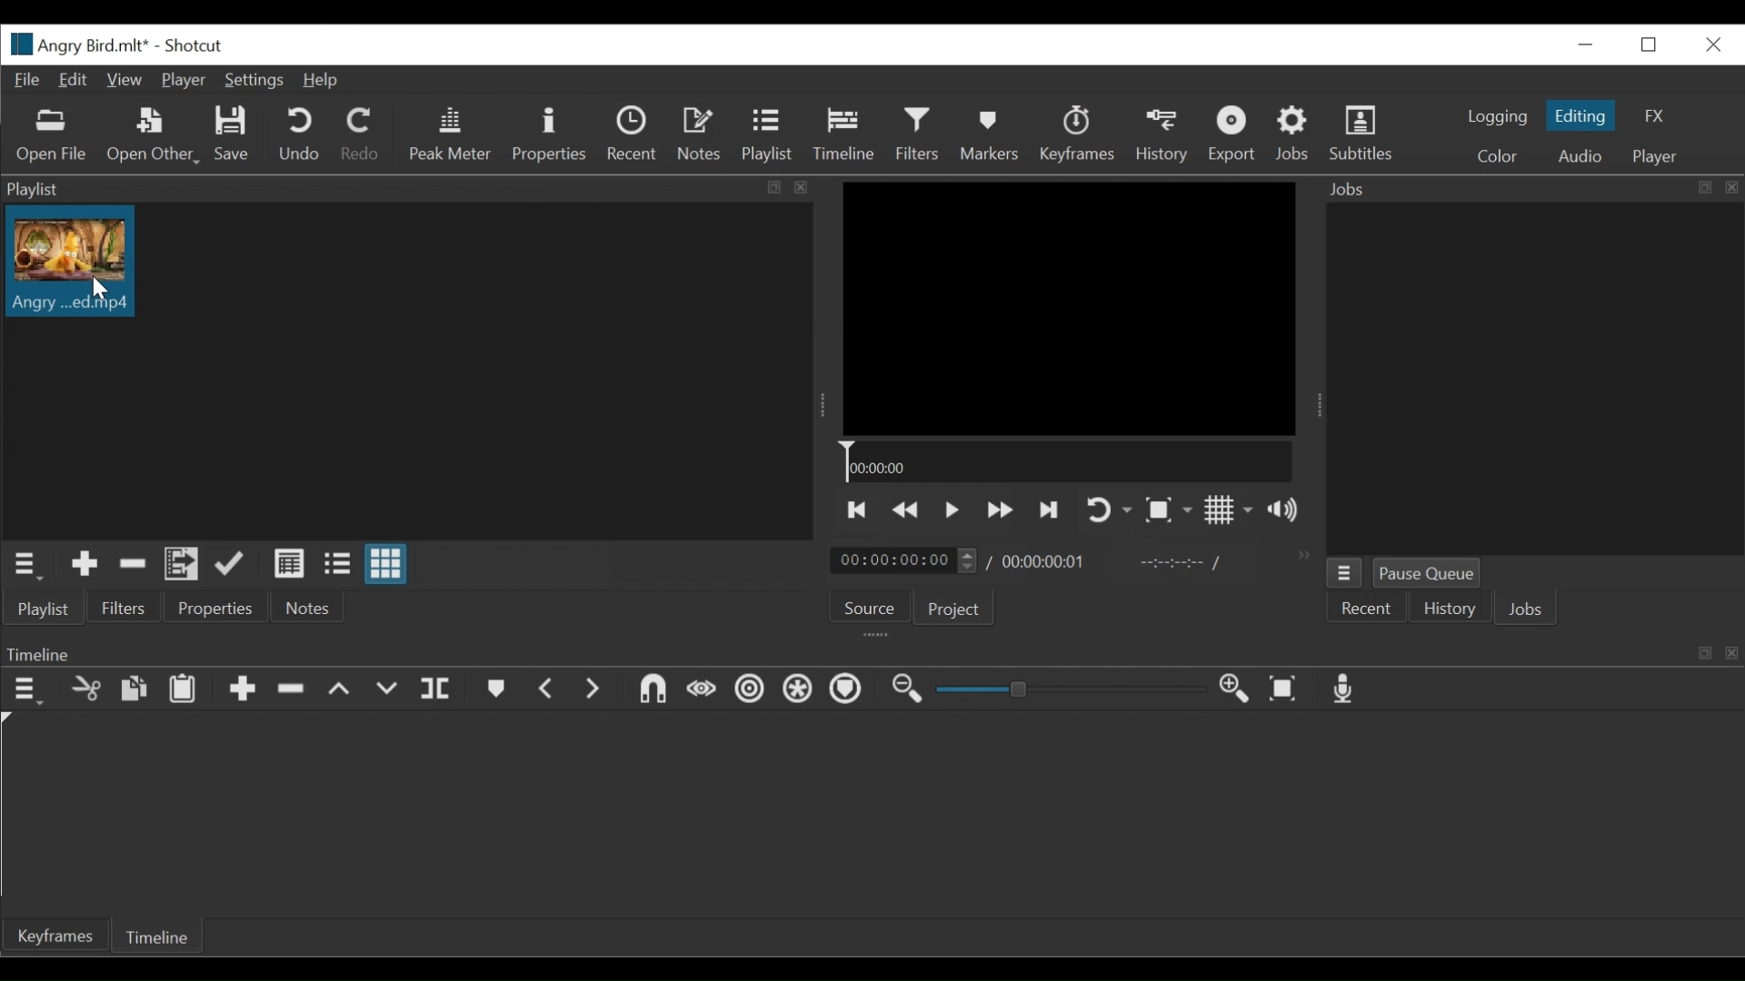 The width and height of the screenshot is (1745, 981). What do you see at coordinates (1659, 116) in the screenshot?
I see `FX` at bounding box center [1659, 116].